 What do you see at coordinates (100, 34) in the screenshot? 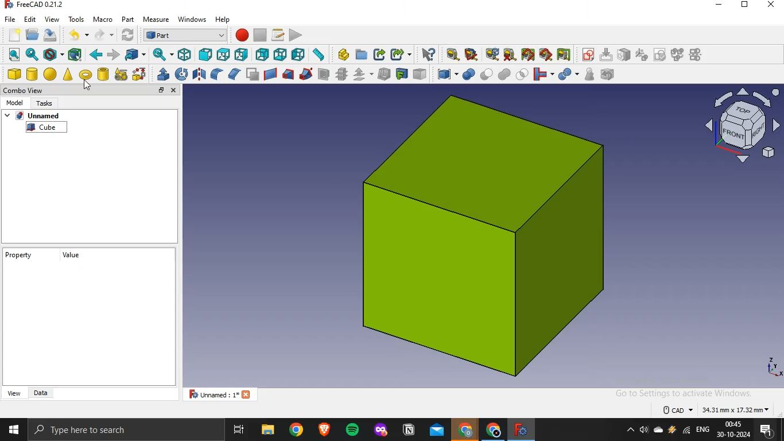
I see `redo` at bounding box center [100, 34].